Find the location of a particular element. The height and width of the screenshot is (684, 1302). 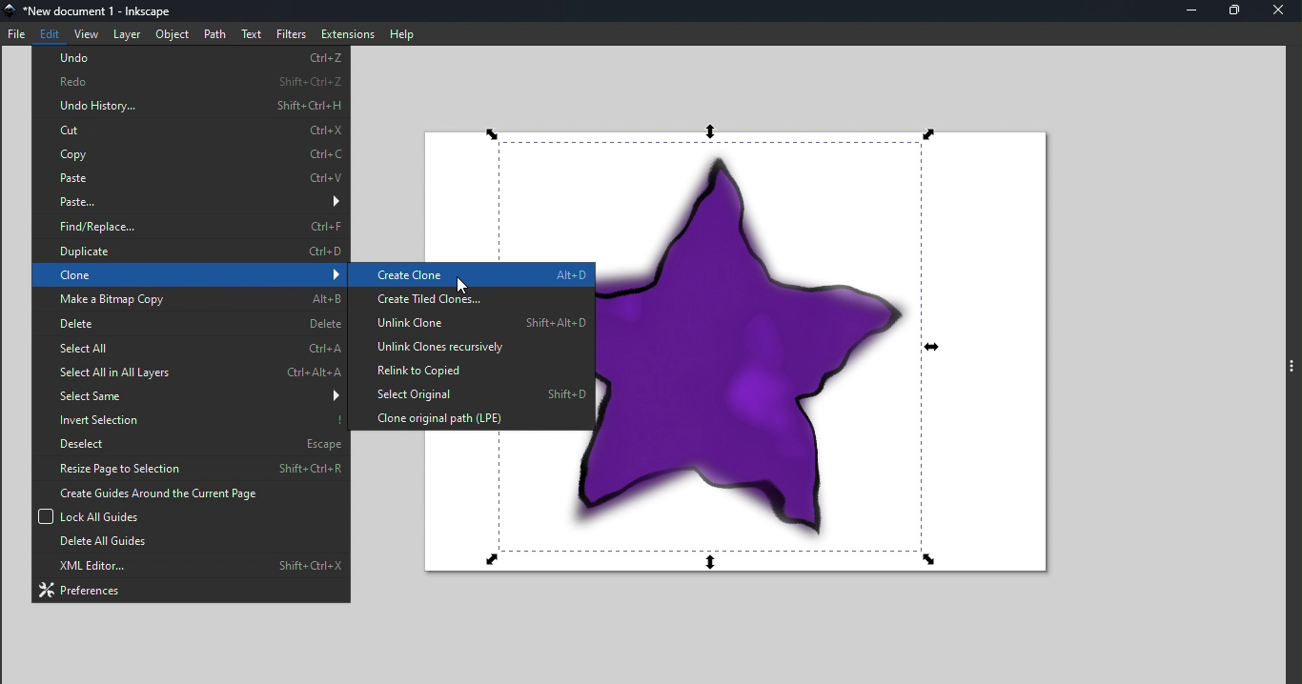

Path is located at coordinates (215, 34).